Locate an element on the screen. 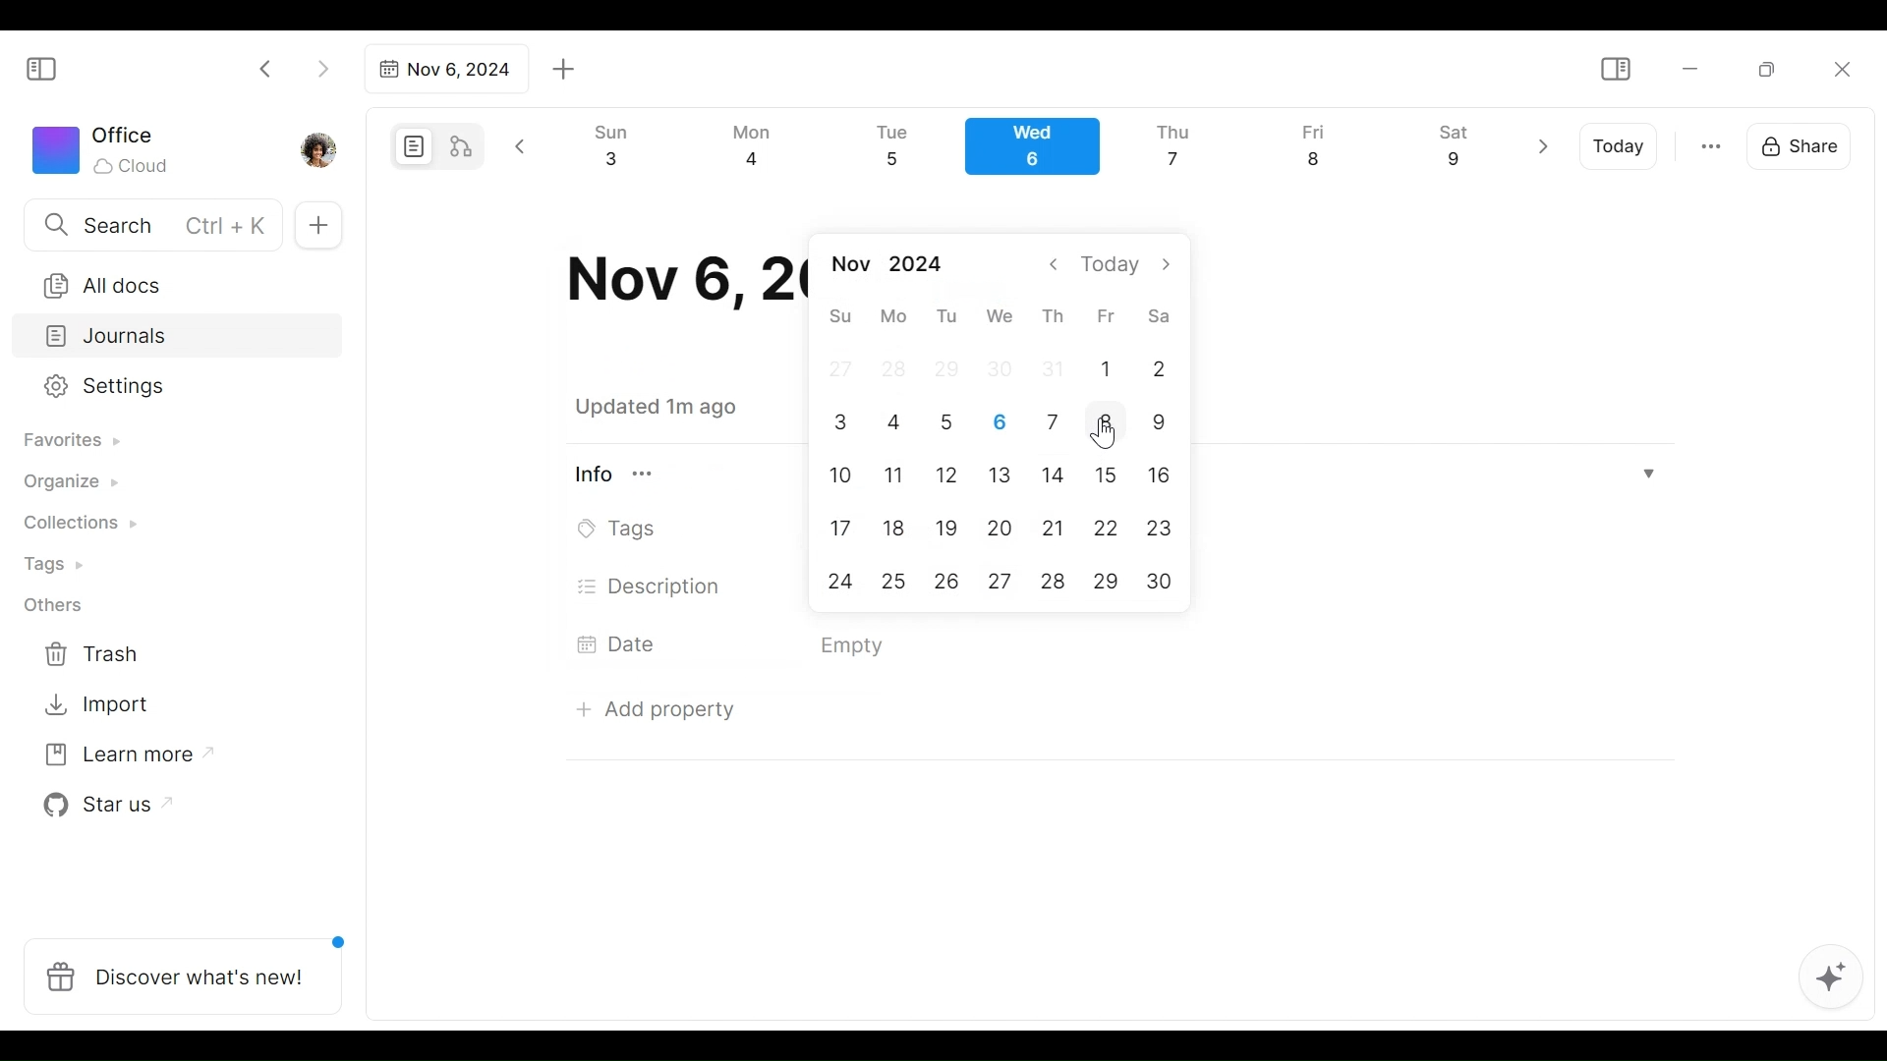 This screenshot has height=1061, width=1887. Others is located at coordinates (54, 605).